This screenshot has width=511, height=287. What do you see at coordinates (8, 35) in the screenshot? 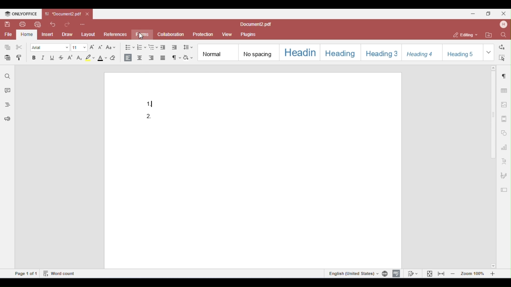
I see `file` at bounding box center [8, 35].